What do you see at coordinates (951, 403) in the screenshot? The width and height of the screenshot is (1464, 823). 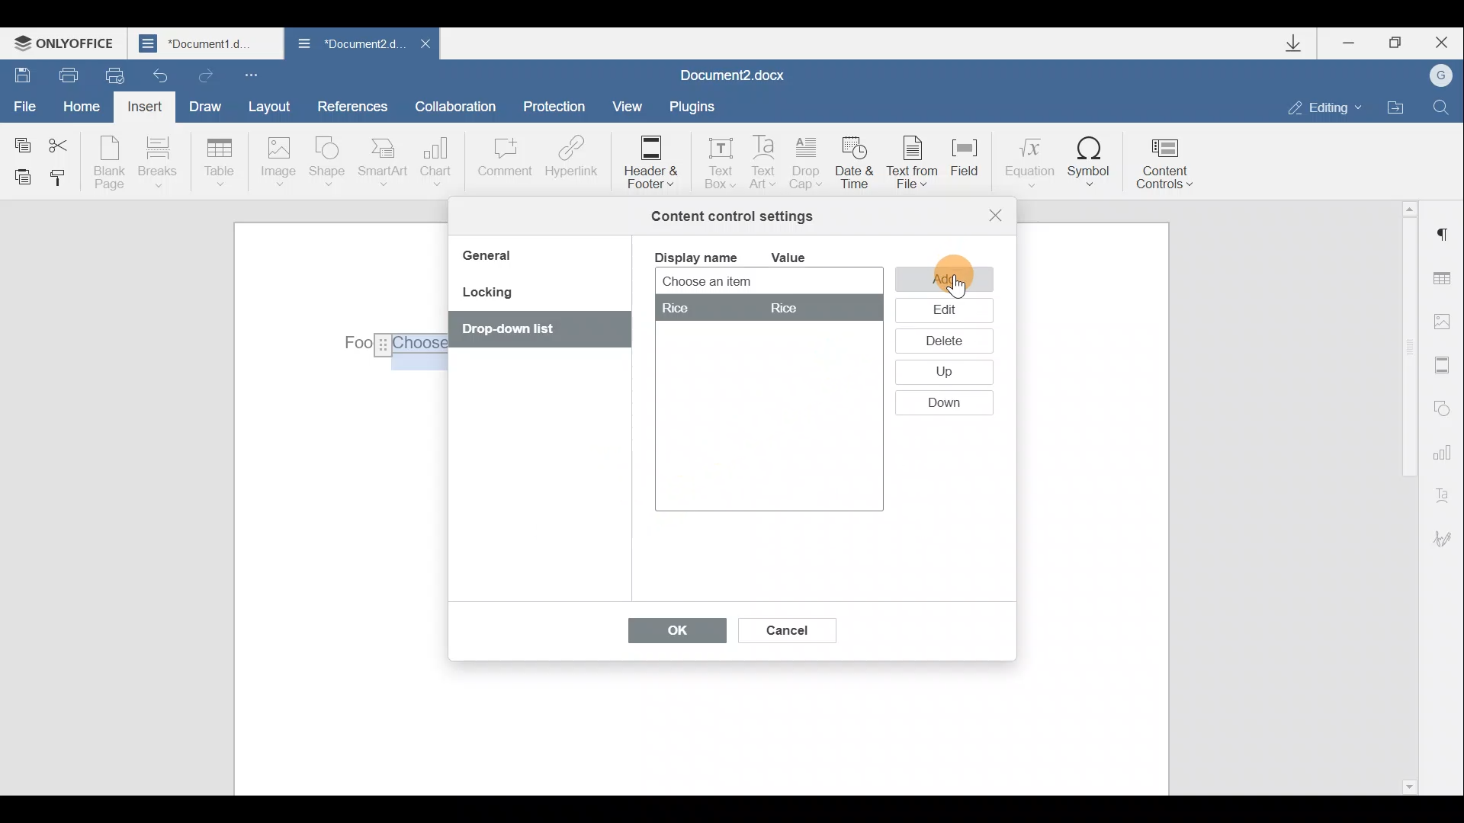 I see `Down` at bounding box center [951, 403].